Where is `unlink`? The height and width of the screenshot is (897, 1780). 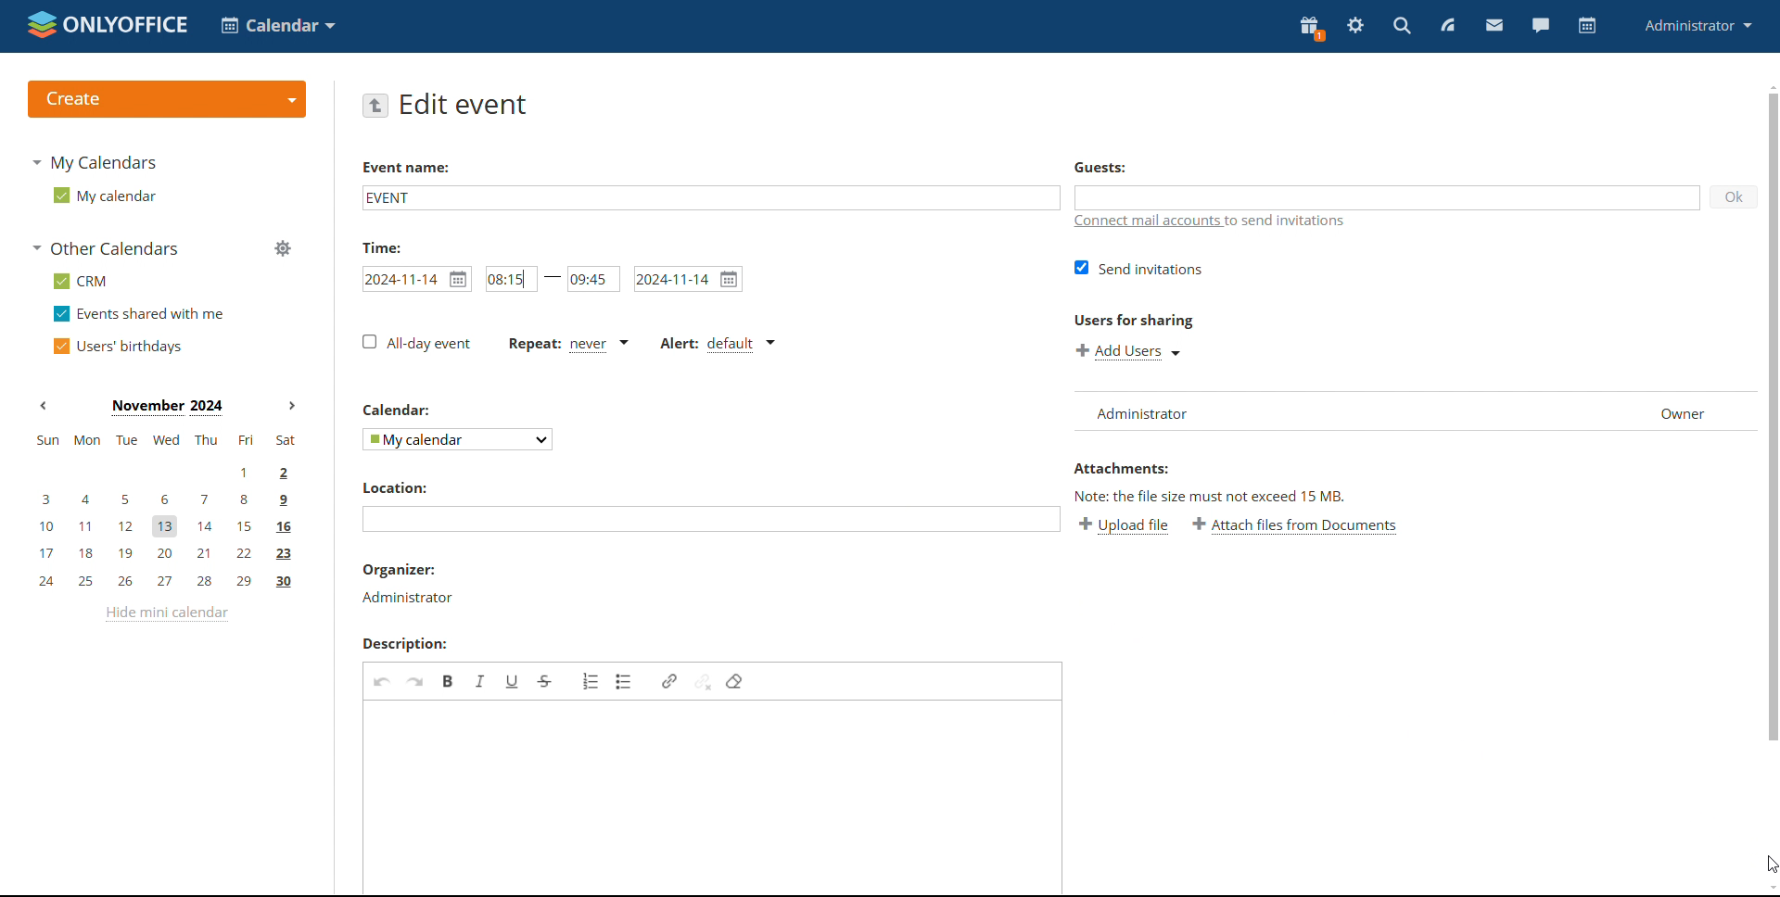
unlink is located at coordinates (702, 680).